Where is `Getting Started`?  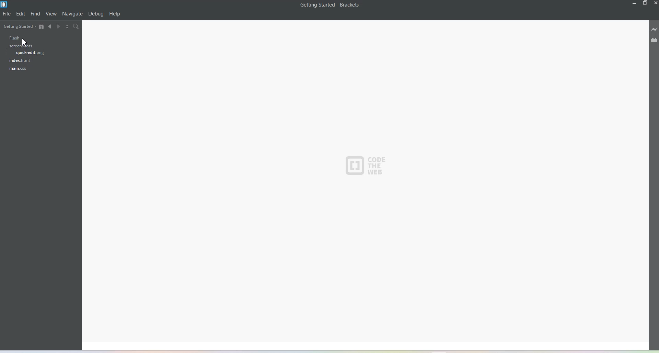 Getting Started is located at coordinates (19, 27).